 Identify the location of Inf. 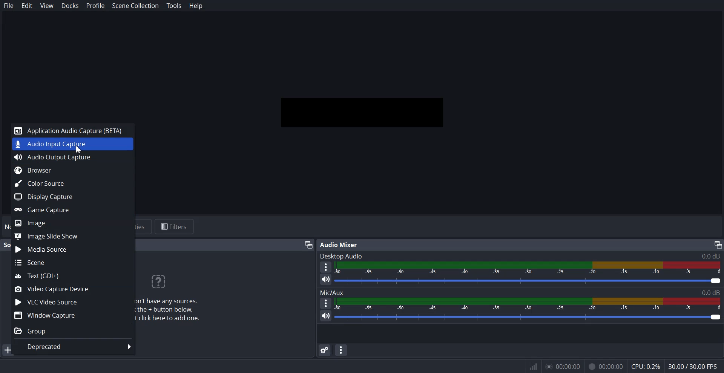
(534, 367).